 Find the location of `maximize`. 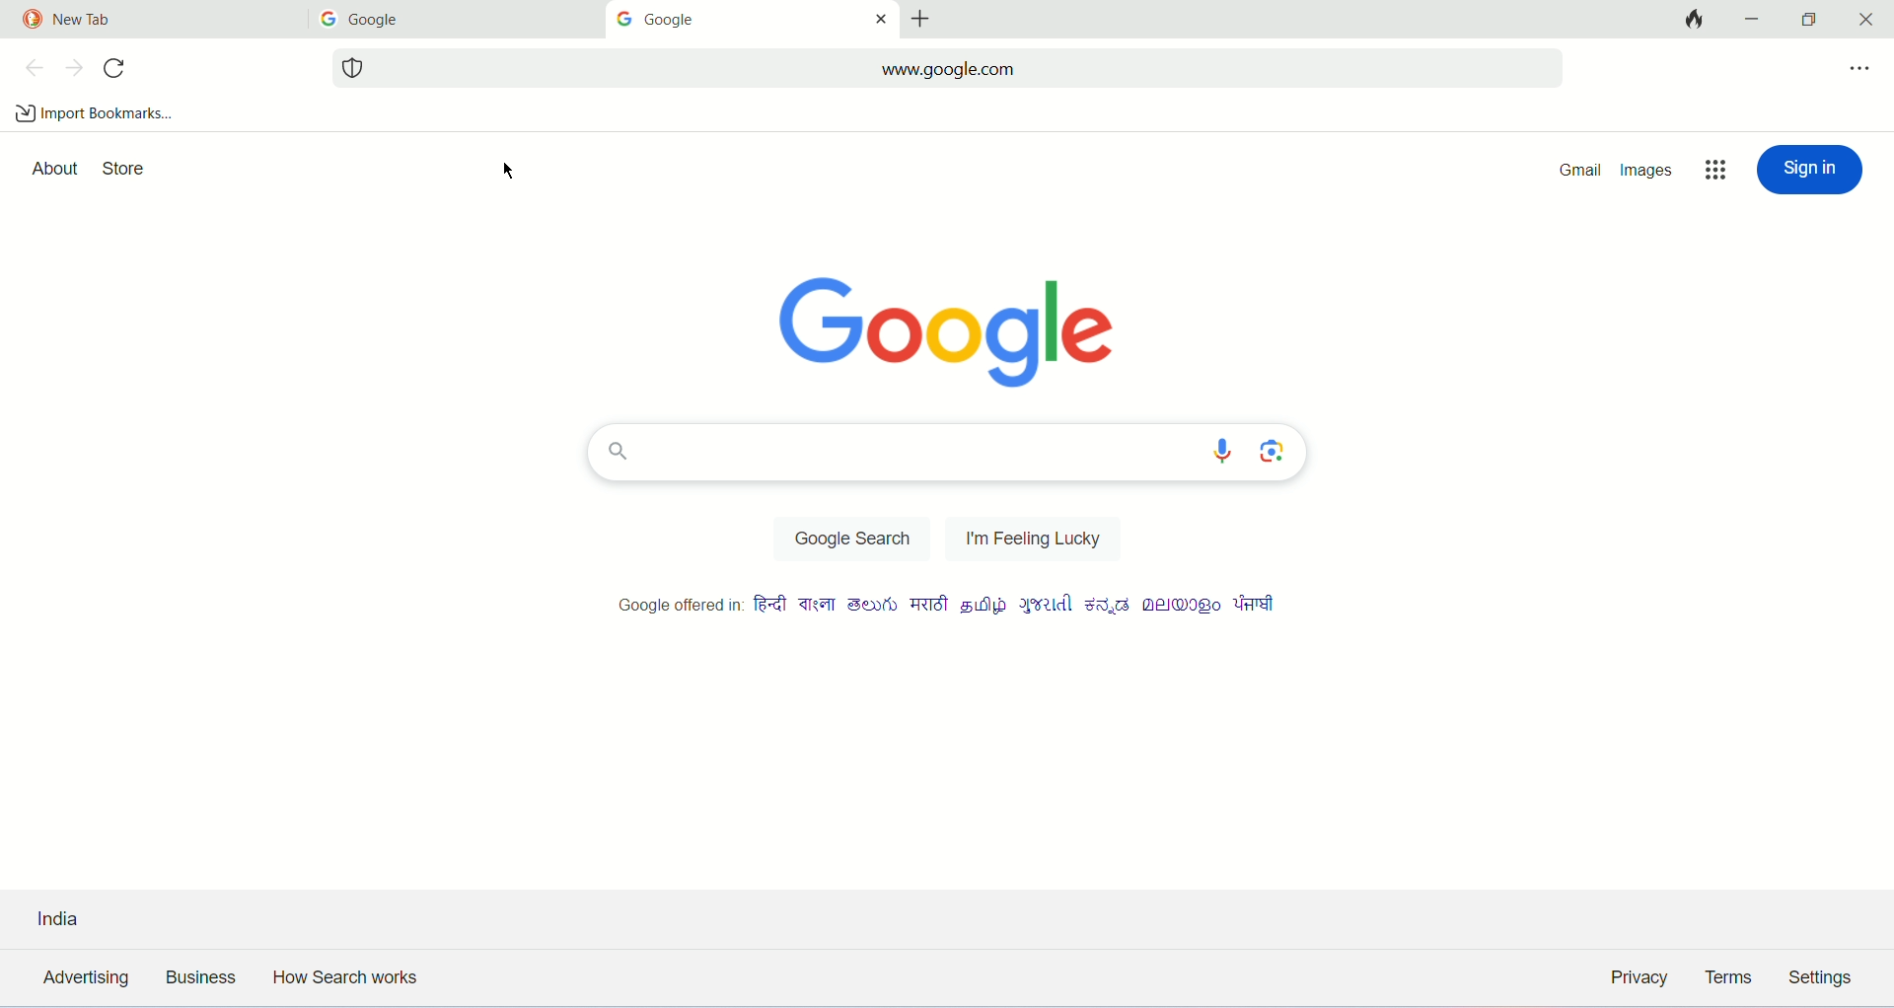

maximize is located at coordinates (1806, 17).